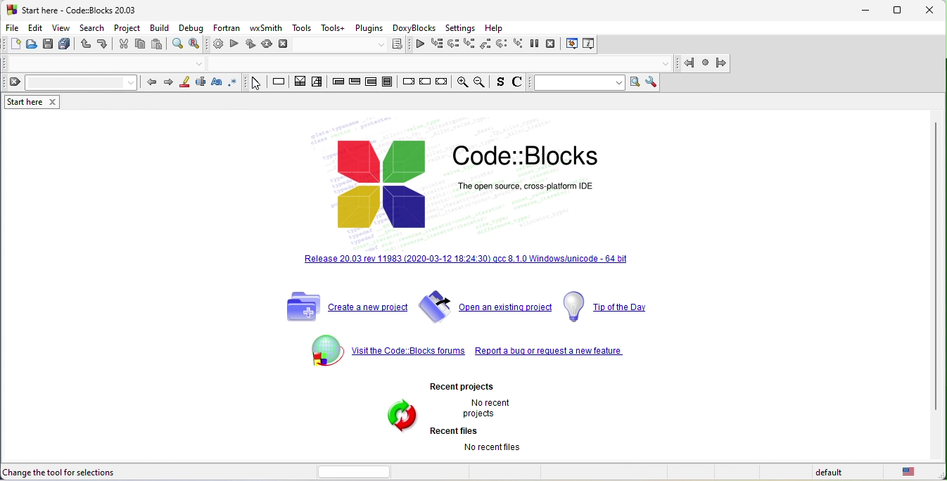 This screenshot has height=481, width=947. I want to click on minimize, so click(867, 11).